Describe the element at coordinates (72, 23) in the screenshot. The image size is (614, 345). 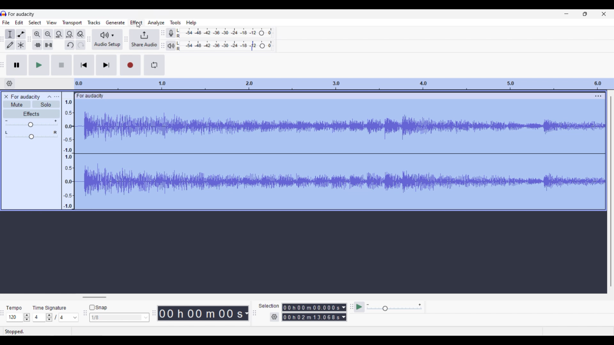
I see `Transport` at that location.